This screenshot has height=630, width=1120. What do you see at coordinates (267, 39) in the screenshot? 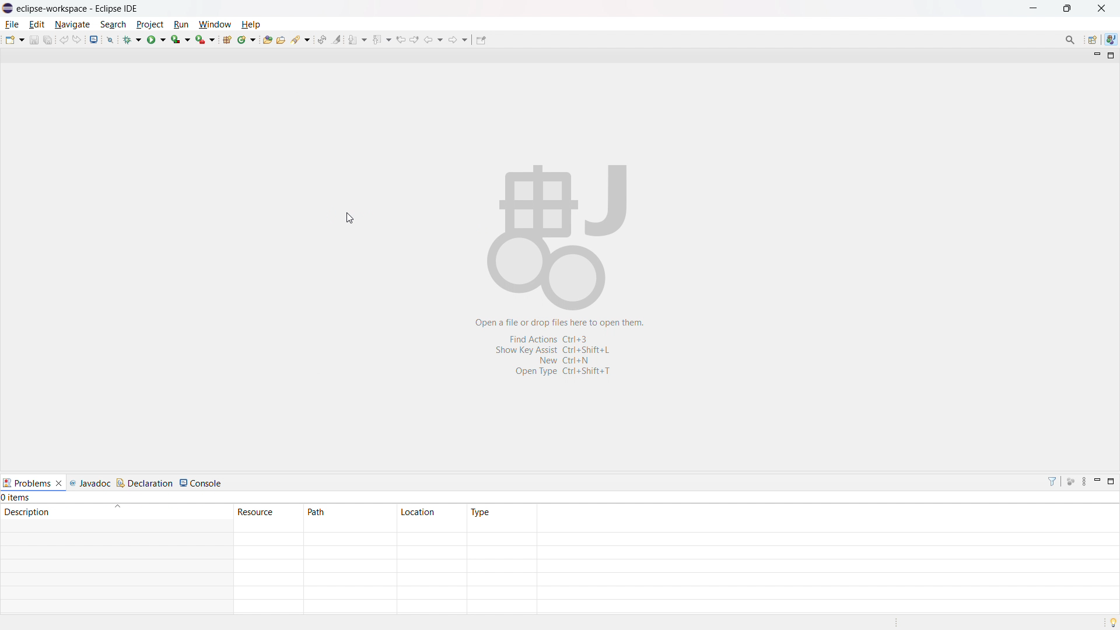
I see `open type` at bounding box center [267, 39].